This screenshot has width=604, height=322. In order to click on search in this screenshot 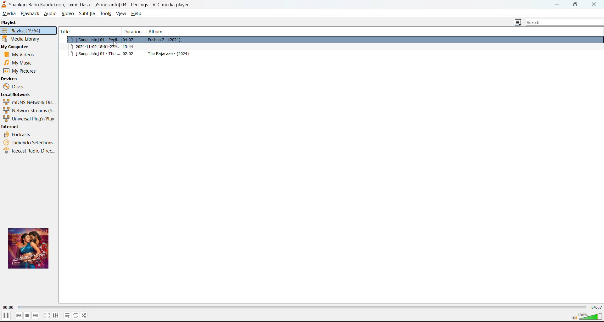, I will do `click(561, 22)`.